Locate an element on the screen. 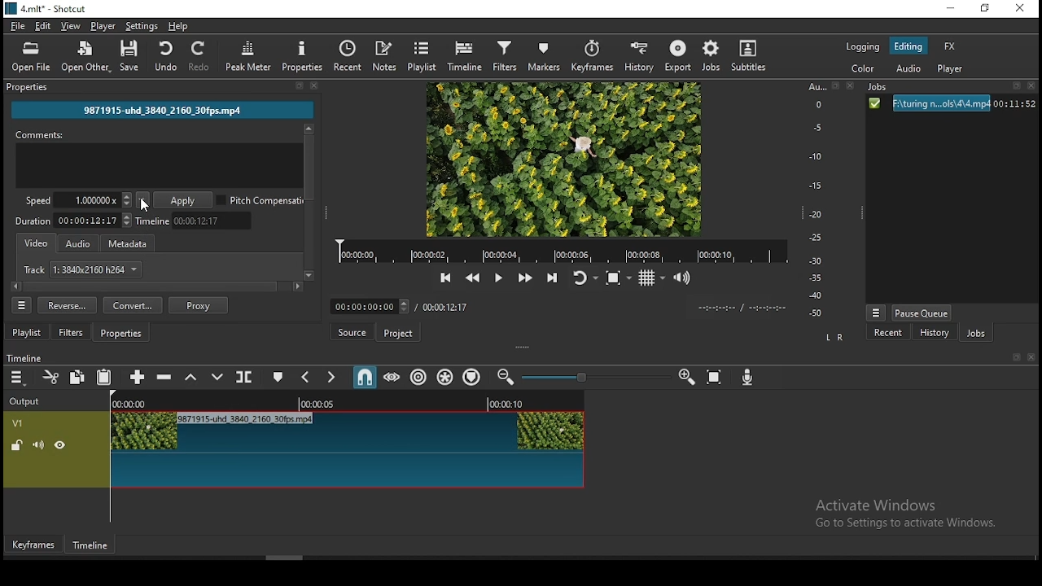 This screenshot has height=586, width=1042. keyframes is located at coordinates (34, 546).